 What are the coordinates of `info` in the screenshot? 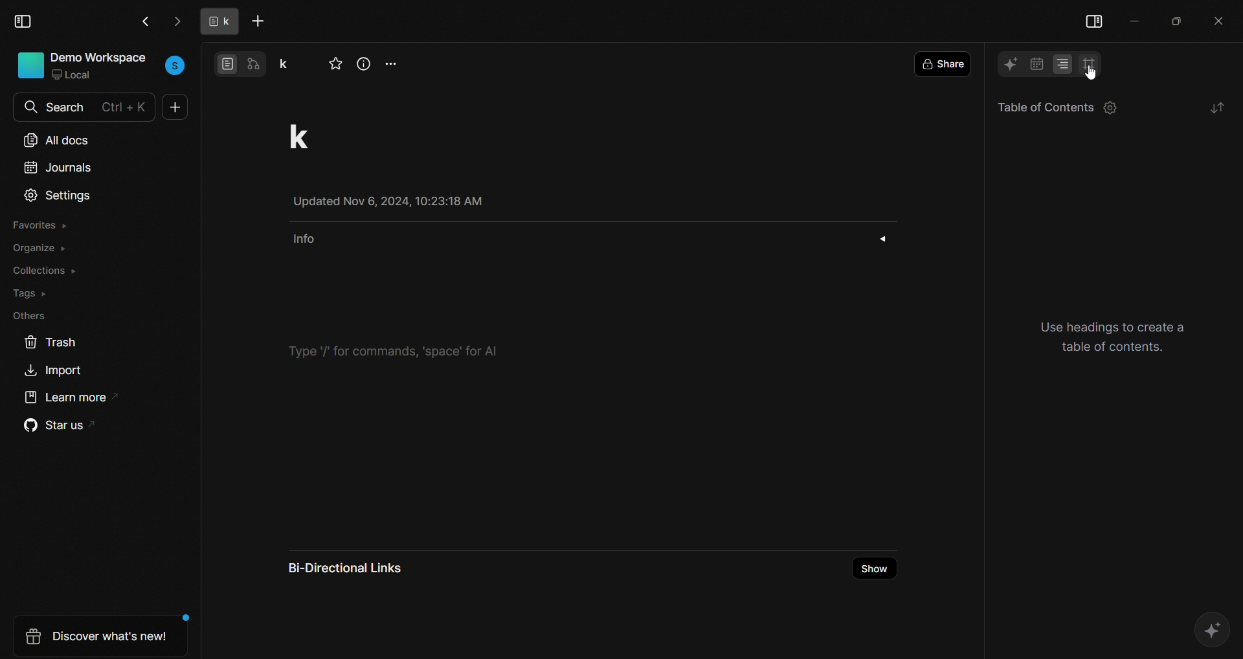 It's located at (587, 238).